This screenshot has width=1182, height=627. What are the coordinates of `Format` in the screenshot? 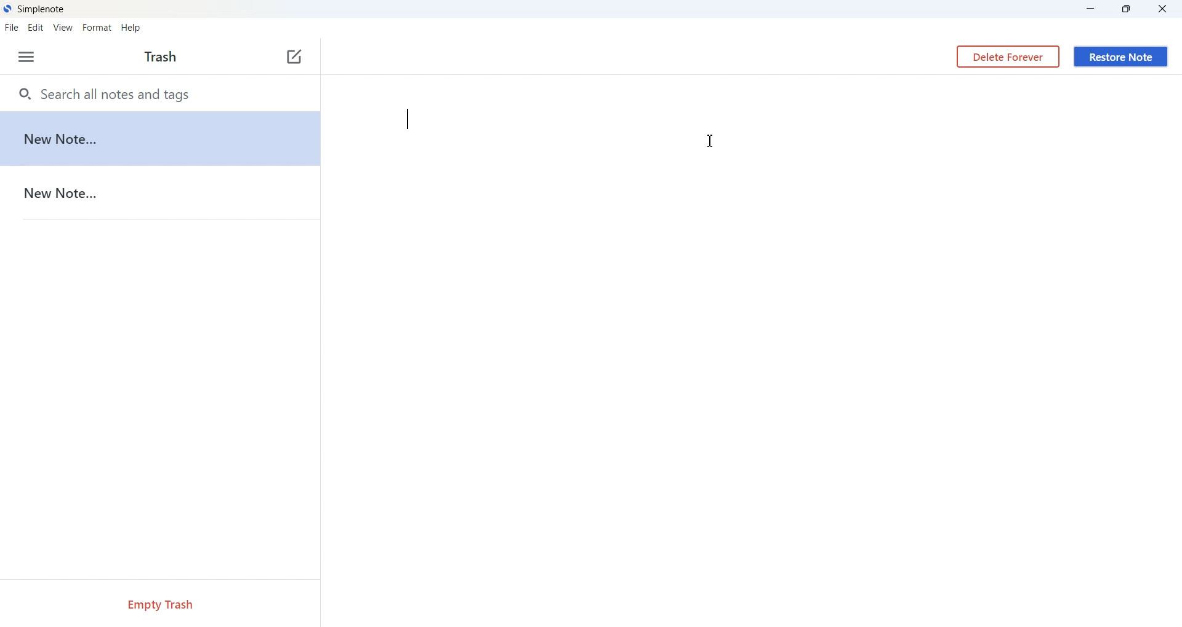 It's located at (97, 26).